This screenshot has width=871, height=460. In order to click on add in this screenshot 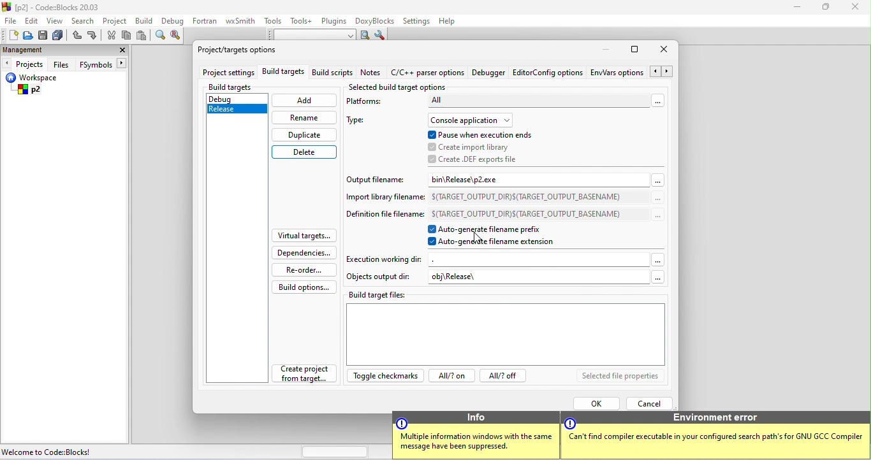, I will do `click(304, 102)`.